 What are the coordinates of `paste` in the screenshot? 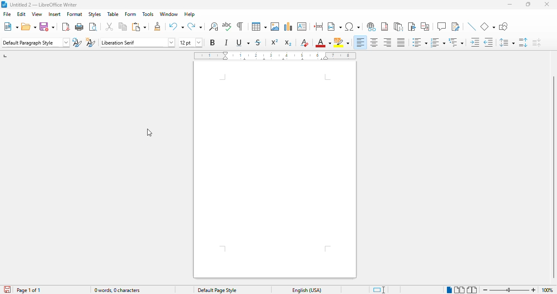 It's located at (139, 27).